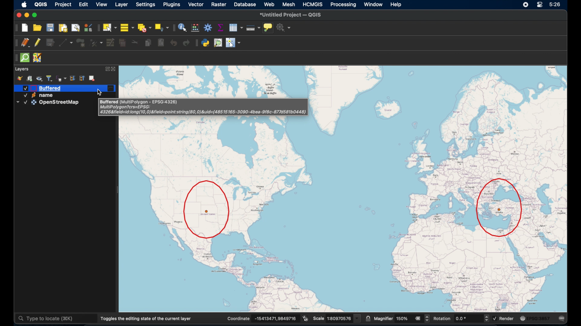 This screenshot has height=326, width=581. Describe the element at coordinates (39, 78) in the screenshot. I see `manage map theme` at that location.